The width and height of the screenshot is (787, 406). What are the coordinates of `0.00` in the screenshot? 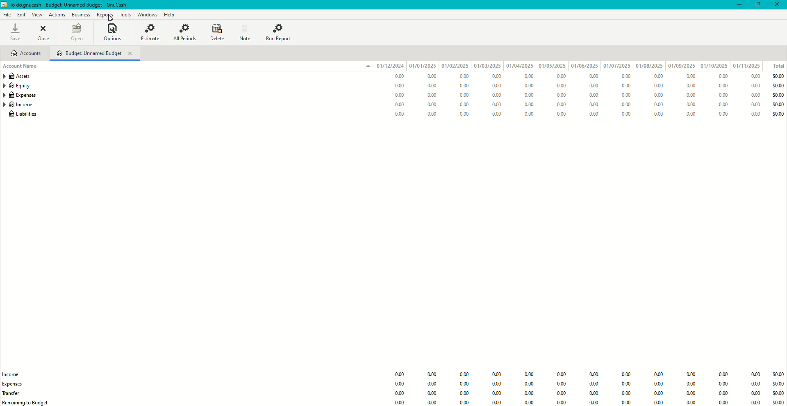 It's located at (562, 104).